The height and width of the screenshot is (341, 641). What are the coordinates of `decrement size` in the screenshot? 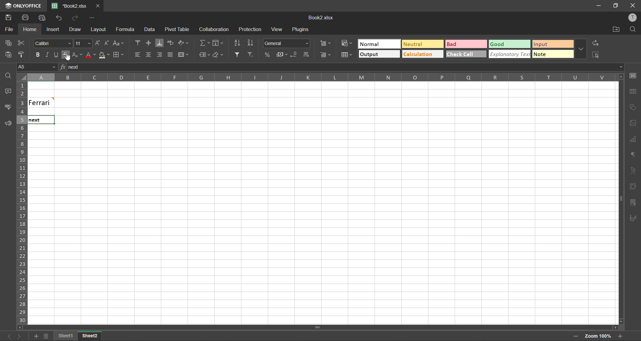 It's located at (108, 44).